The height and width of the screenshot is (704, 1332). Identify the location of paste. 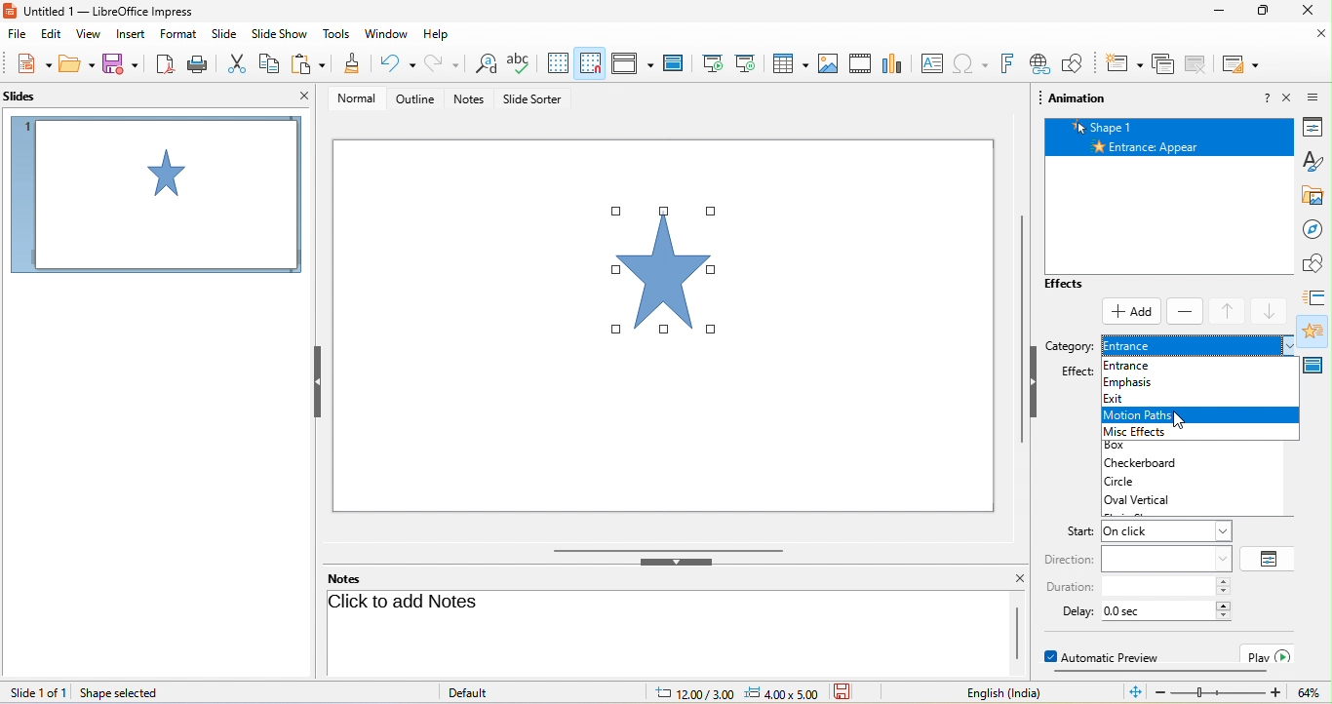
(309, 63).